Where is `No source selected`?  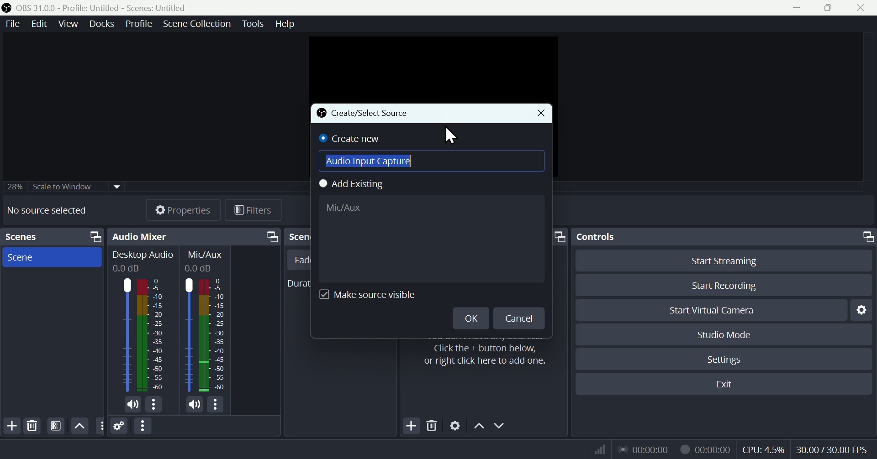
No source selected is located at coordinates (47, 210).